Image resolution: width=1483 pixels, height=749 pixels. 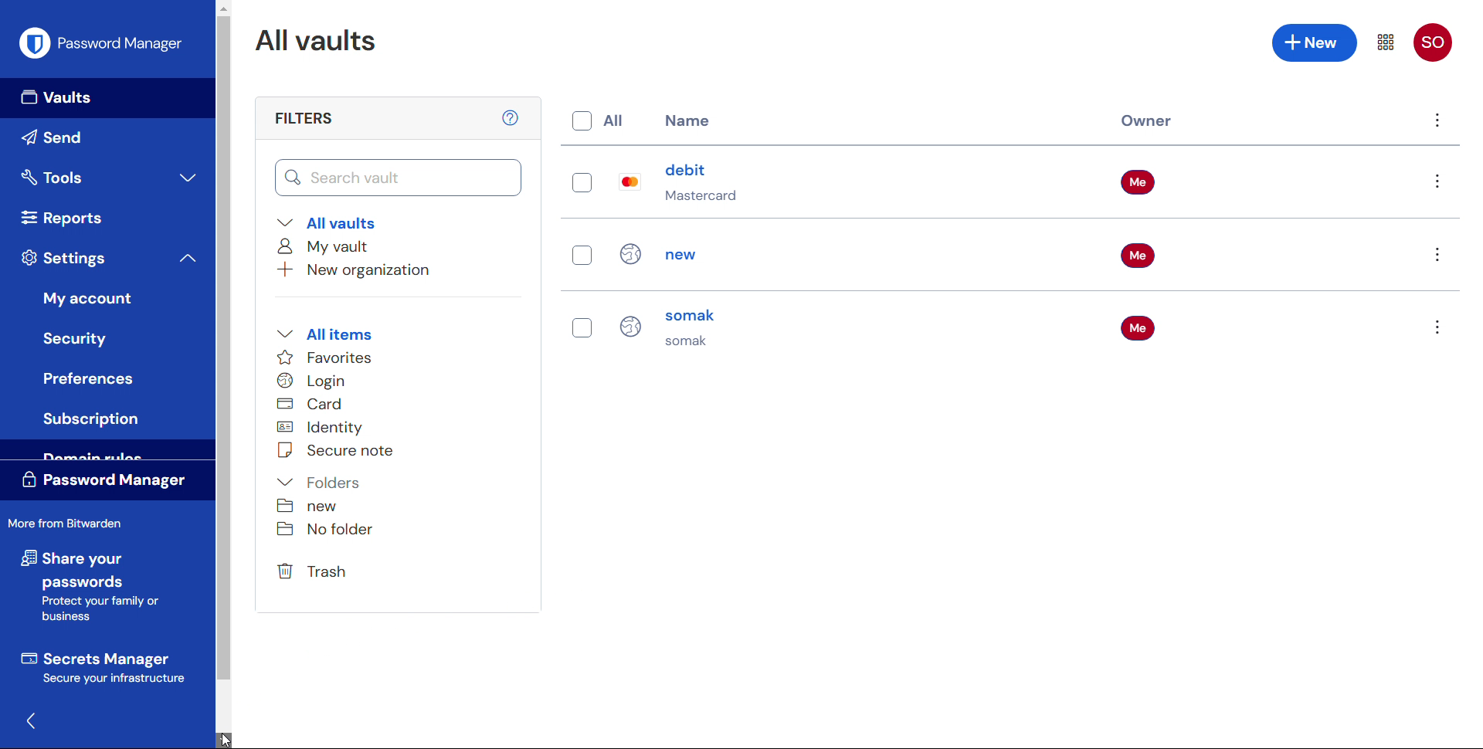 What do you see at coordinates (706, 184) in the screenshot?
I see `debit Mastercard` at bounding box center [706, 184].